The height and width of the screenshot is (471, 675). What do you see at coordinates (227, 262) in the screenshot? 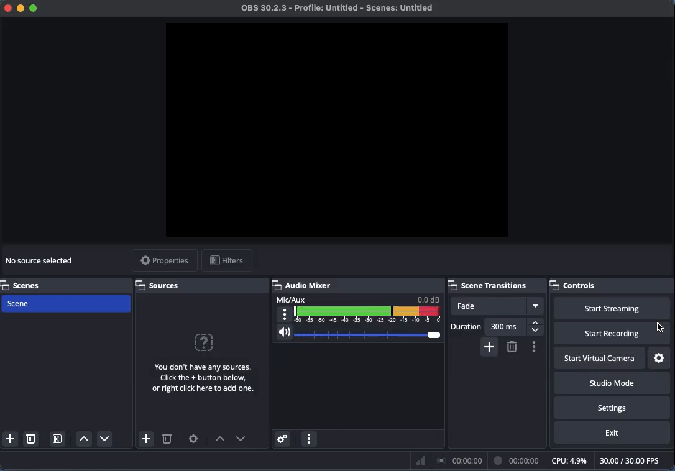
I see `Filters` at bounding box center [227, 262].